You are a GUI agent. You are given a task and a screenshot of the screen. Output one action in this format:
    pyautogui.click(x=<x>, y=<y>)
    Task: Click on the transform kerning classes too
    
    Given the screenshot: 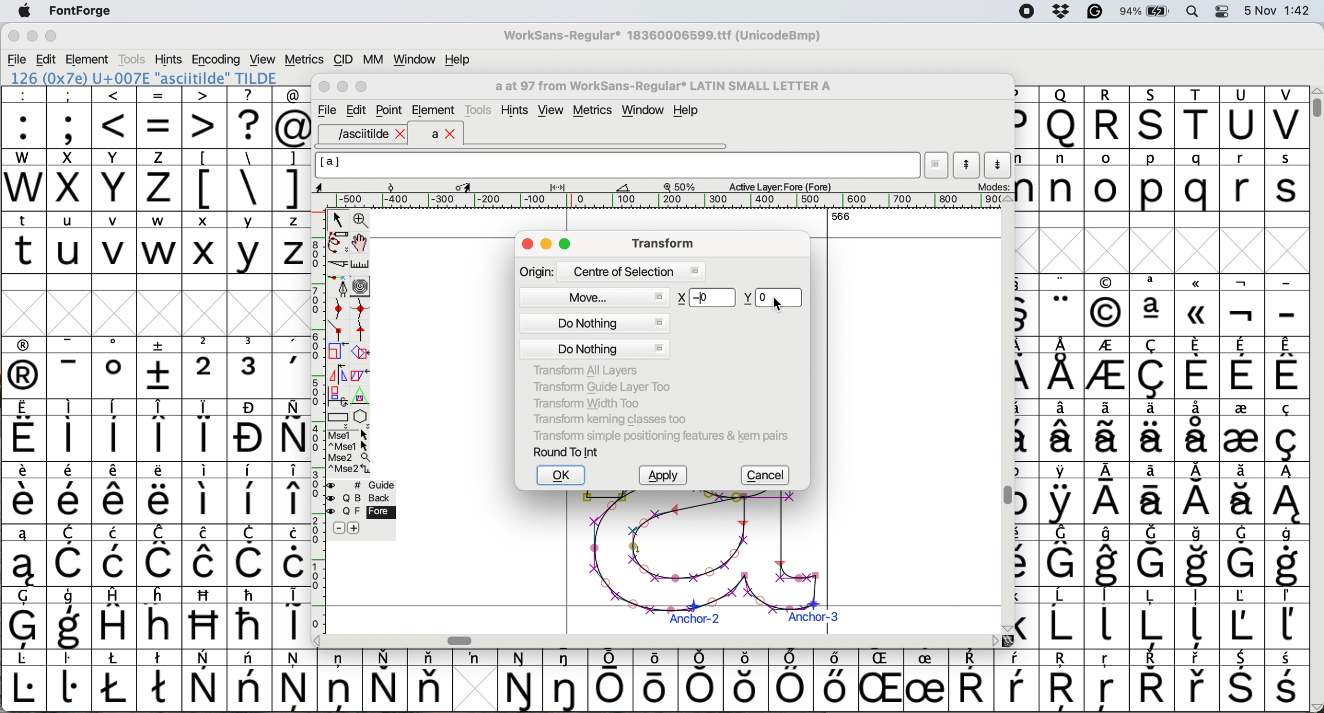 What is the action you would take?
    pyautogui.click(x=610, y=419)
    